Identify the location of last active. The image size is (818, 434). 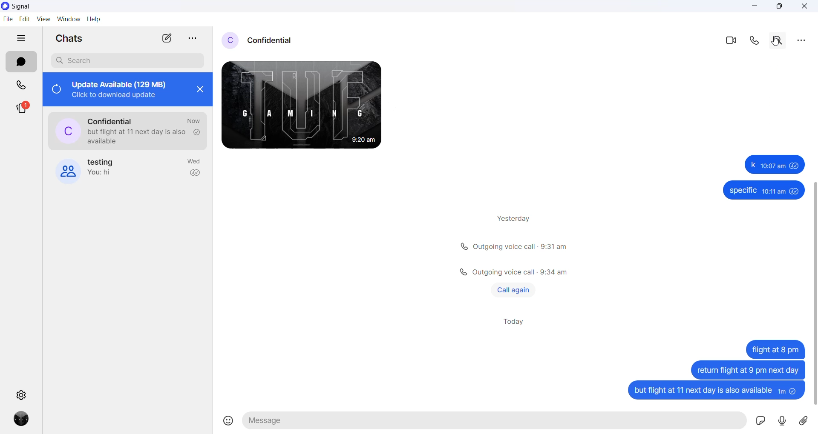
(195, 163).